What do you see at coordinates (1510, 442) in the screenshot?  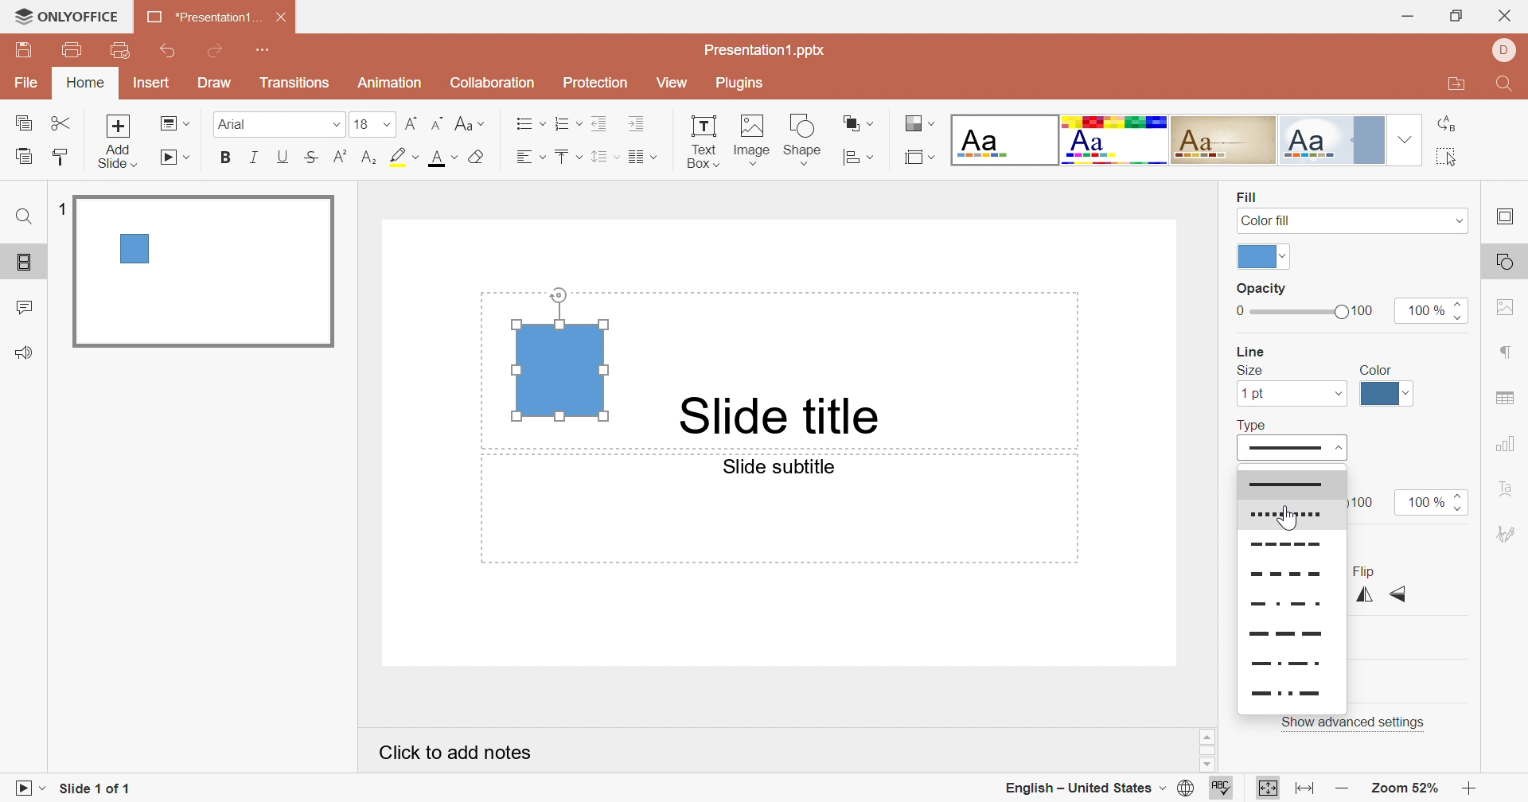 I see `Chart settings` at bounding box center [1510, 442].